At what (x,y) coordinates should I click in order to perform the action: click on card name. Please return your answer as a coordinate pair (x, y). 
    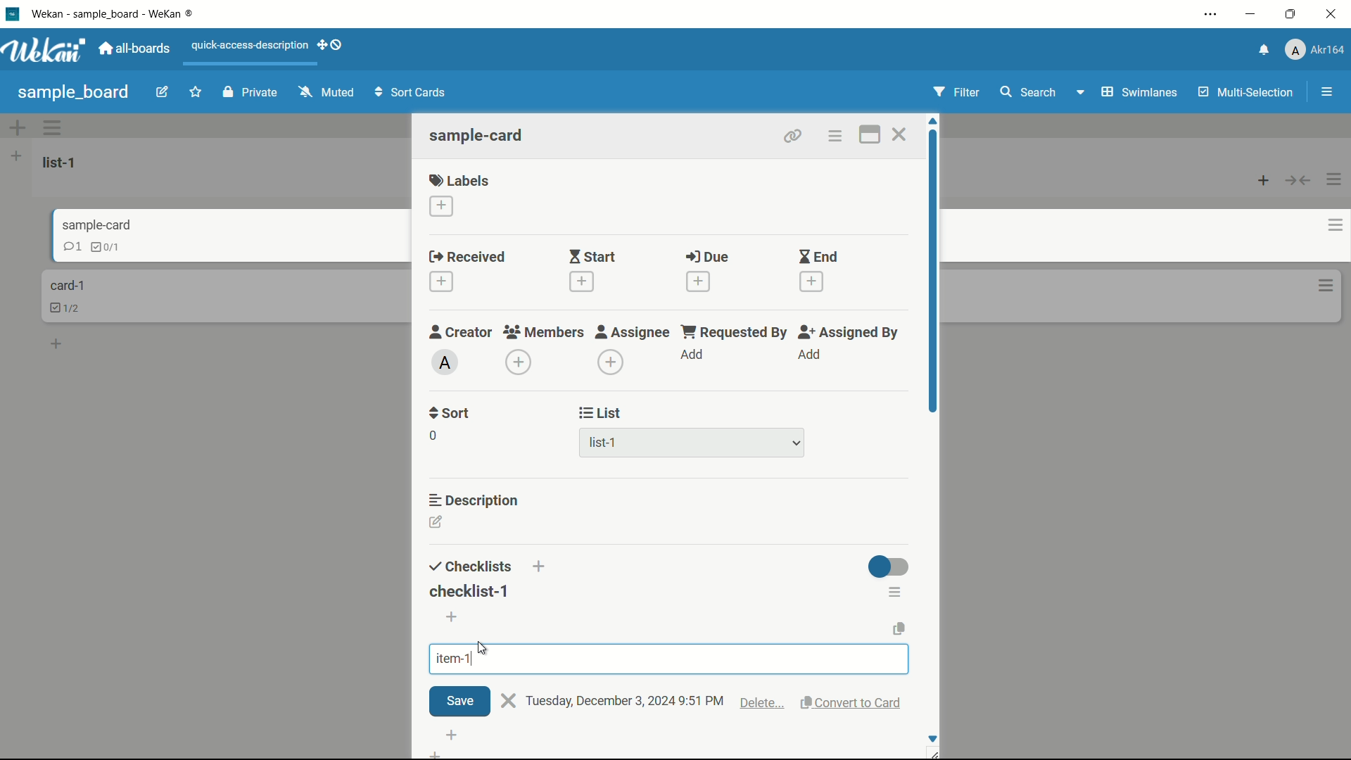
    Looking at the image, I should click on (478, 134).